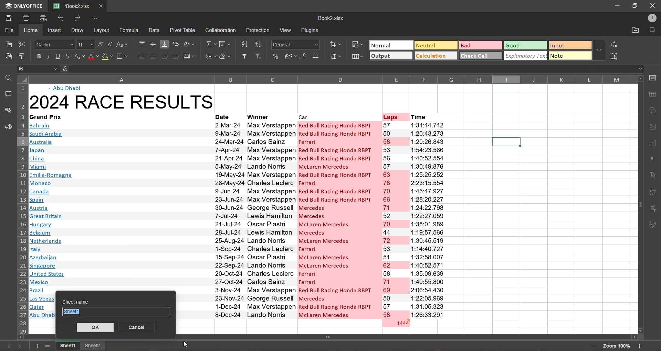  I want to click on sheet list, so click(48, 346).